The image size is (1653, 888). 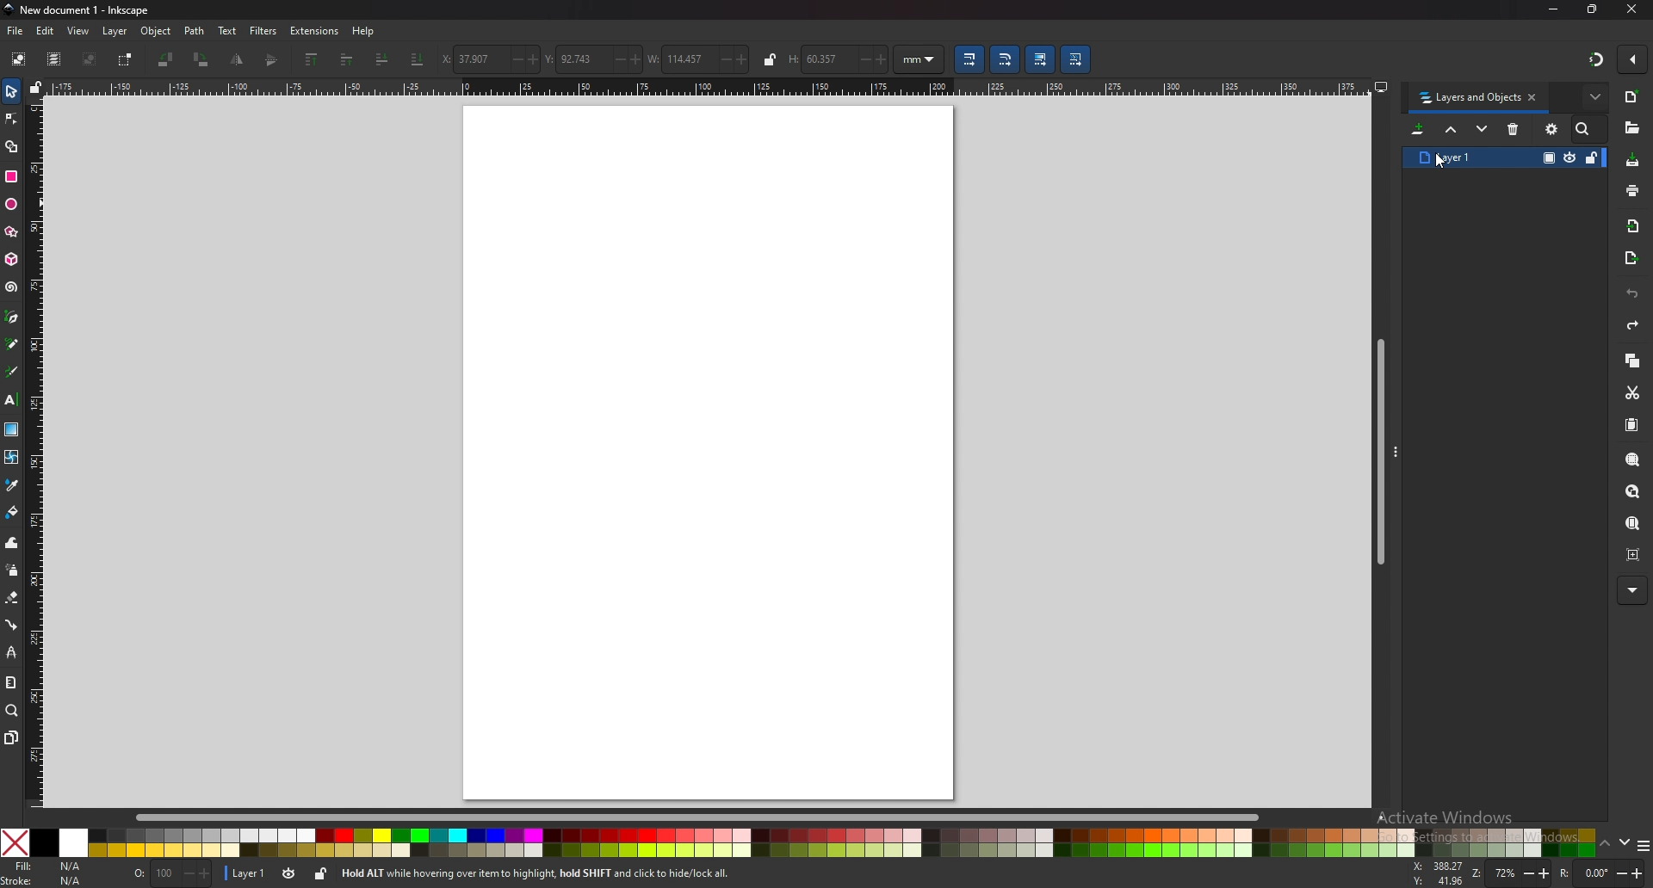 What do you see at coordinates (78, 31) in the screenshot?
I see `view` at bounding box center [78, 31].